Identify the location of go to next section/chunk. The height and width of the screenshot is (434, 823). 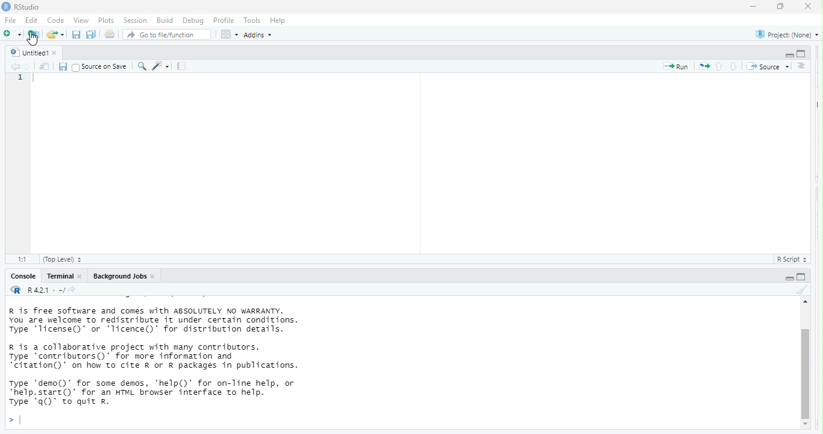
(733, 67).